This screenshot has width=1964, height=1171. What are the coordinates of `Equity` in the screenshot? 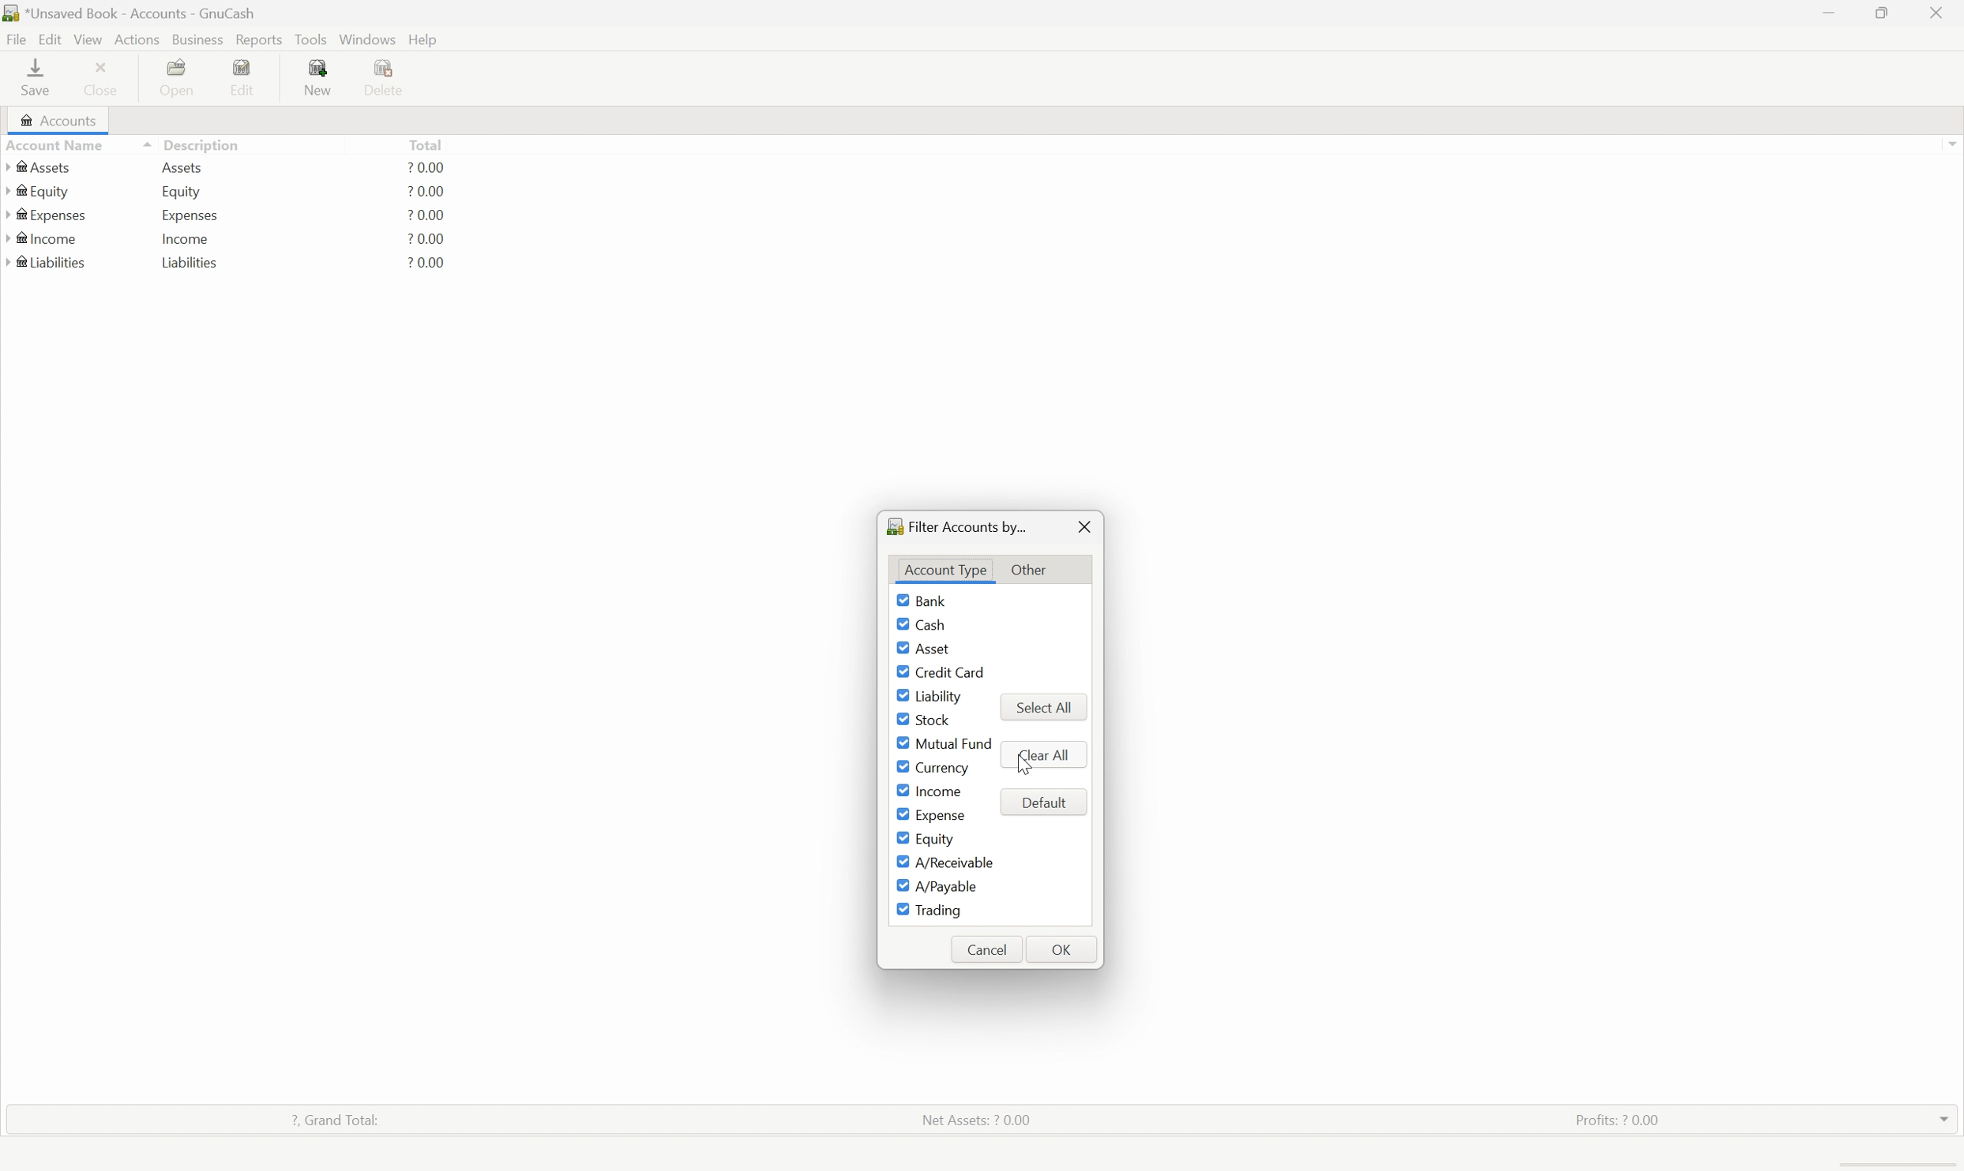 It's located at (937, 838).